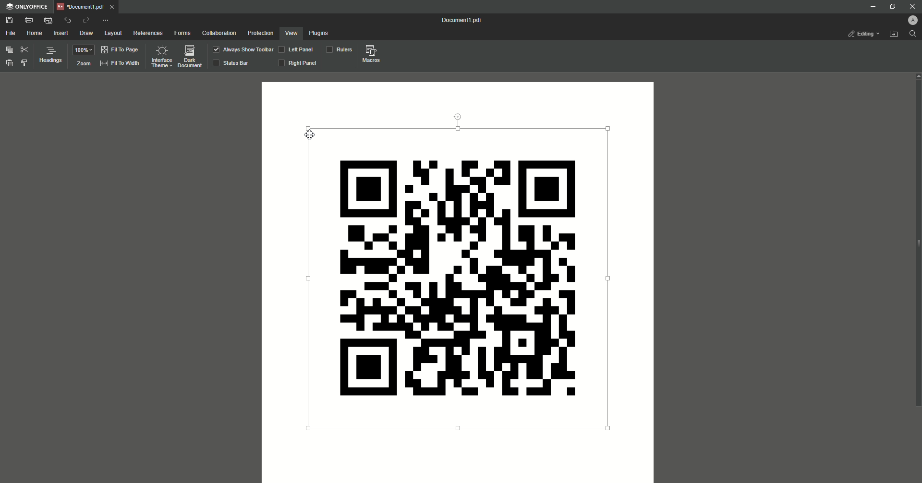  What do you see at coordinates (61, 33) in the screenshot?
I see `Insert` at bounding box center [61, 33].